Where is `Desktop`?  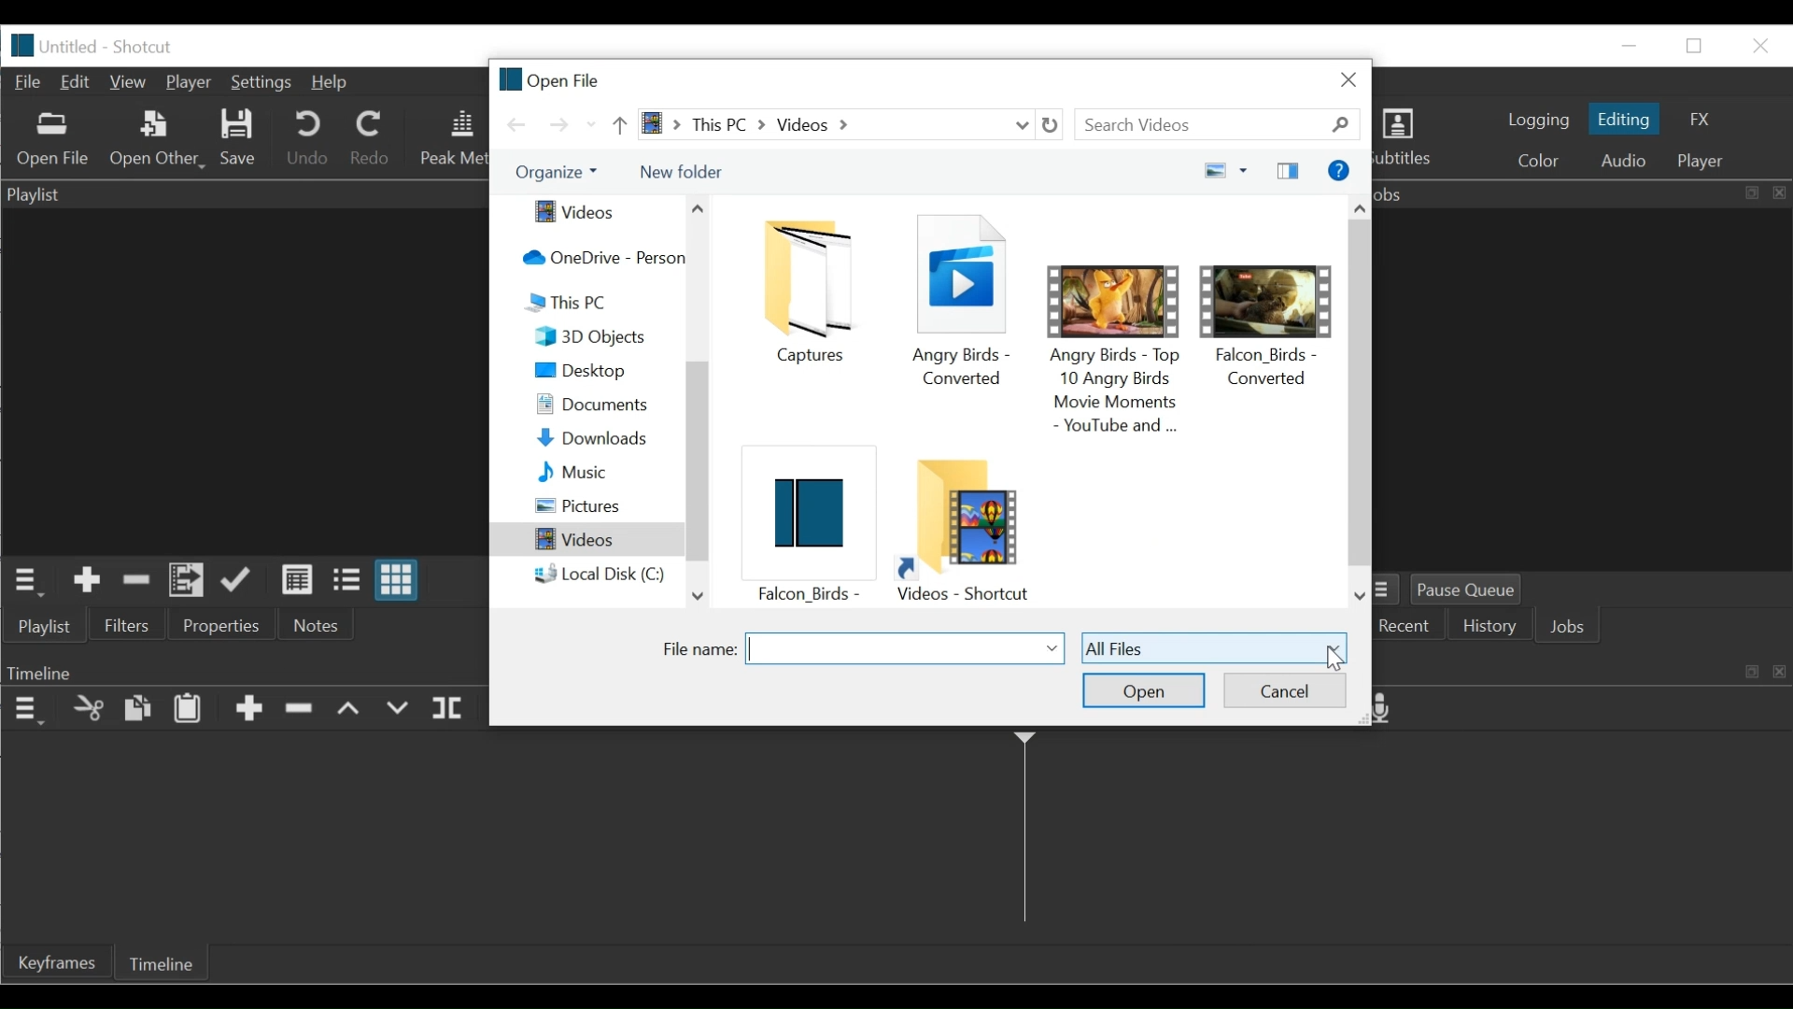 Desktop is located at coordinates (604, 370).